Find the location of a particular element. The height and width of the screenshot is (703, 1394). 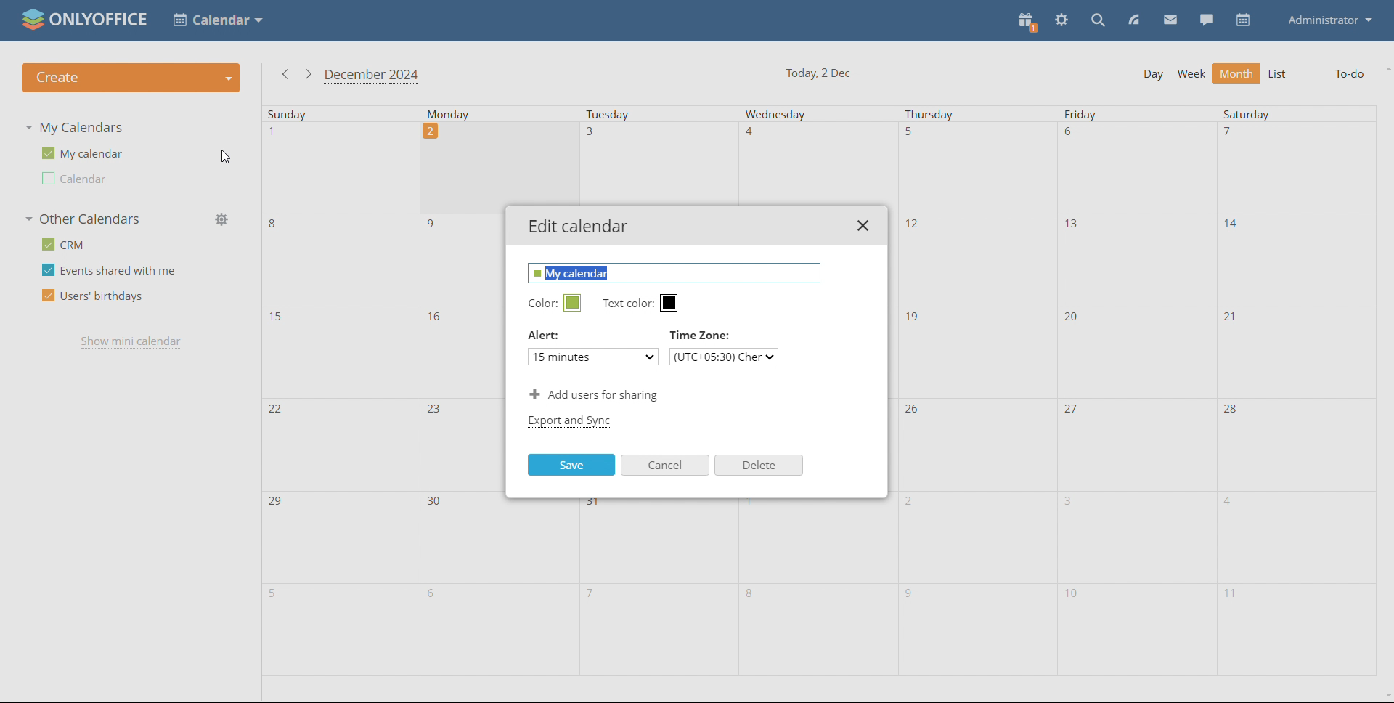

month view is located at coordinates (1236, 73).